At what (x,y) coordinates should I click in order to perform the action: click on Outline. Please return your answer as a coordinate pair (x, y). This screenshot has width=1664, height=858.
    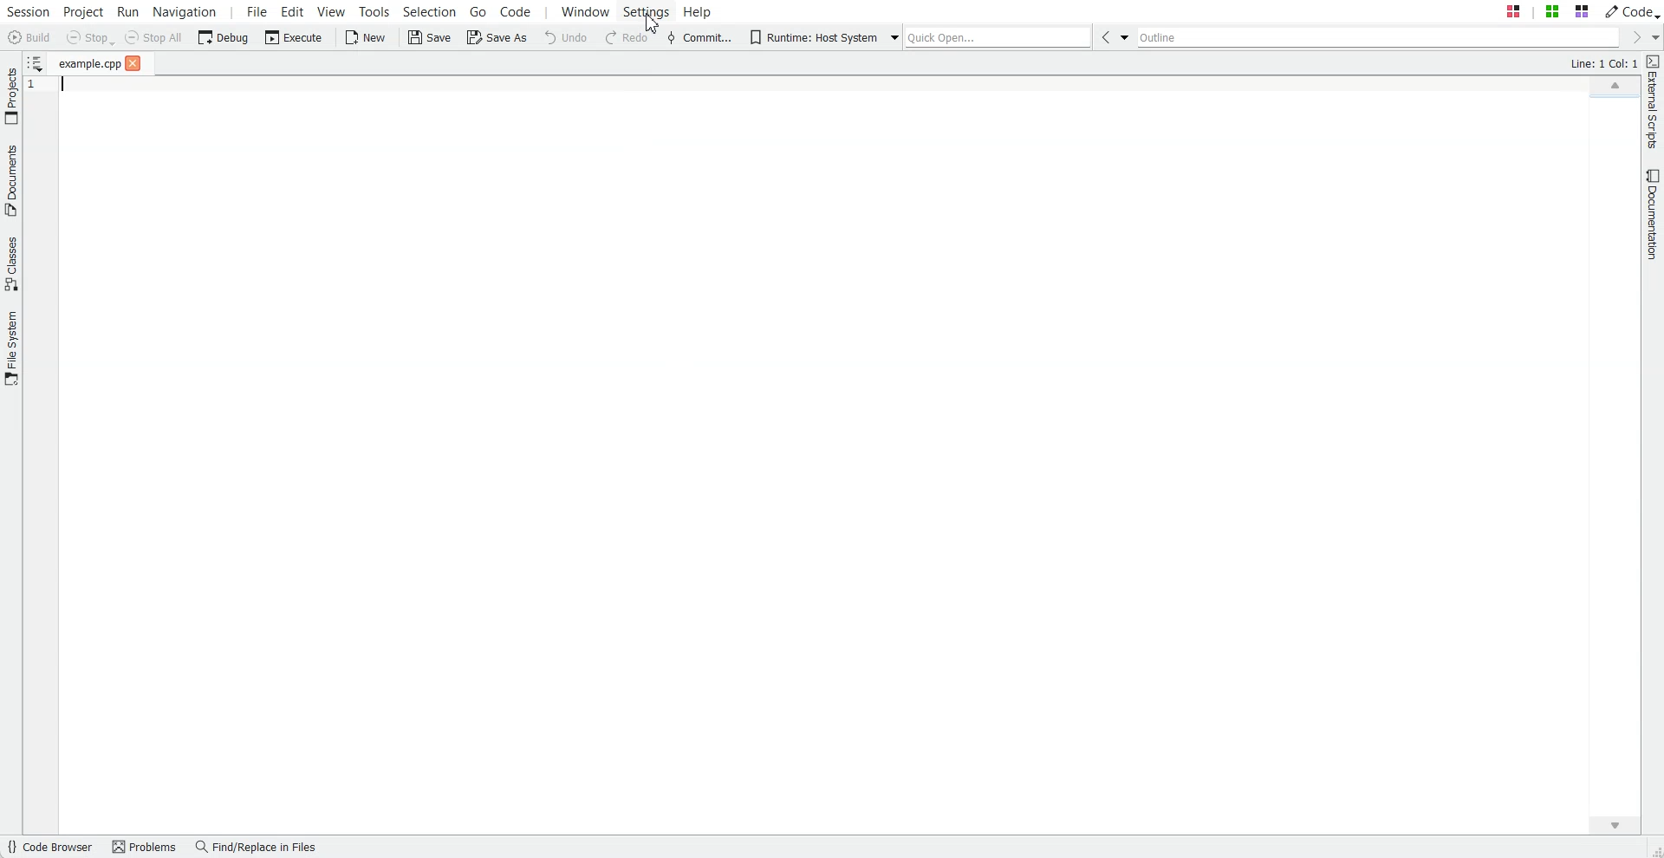
    Looking at the image, I should click on (1376, 37).